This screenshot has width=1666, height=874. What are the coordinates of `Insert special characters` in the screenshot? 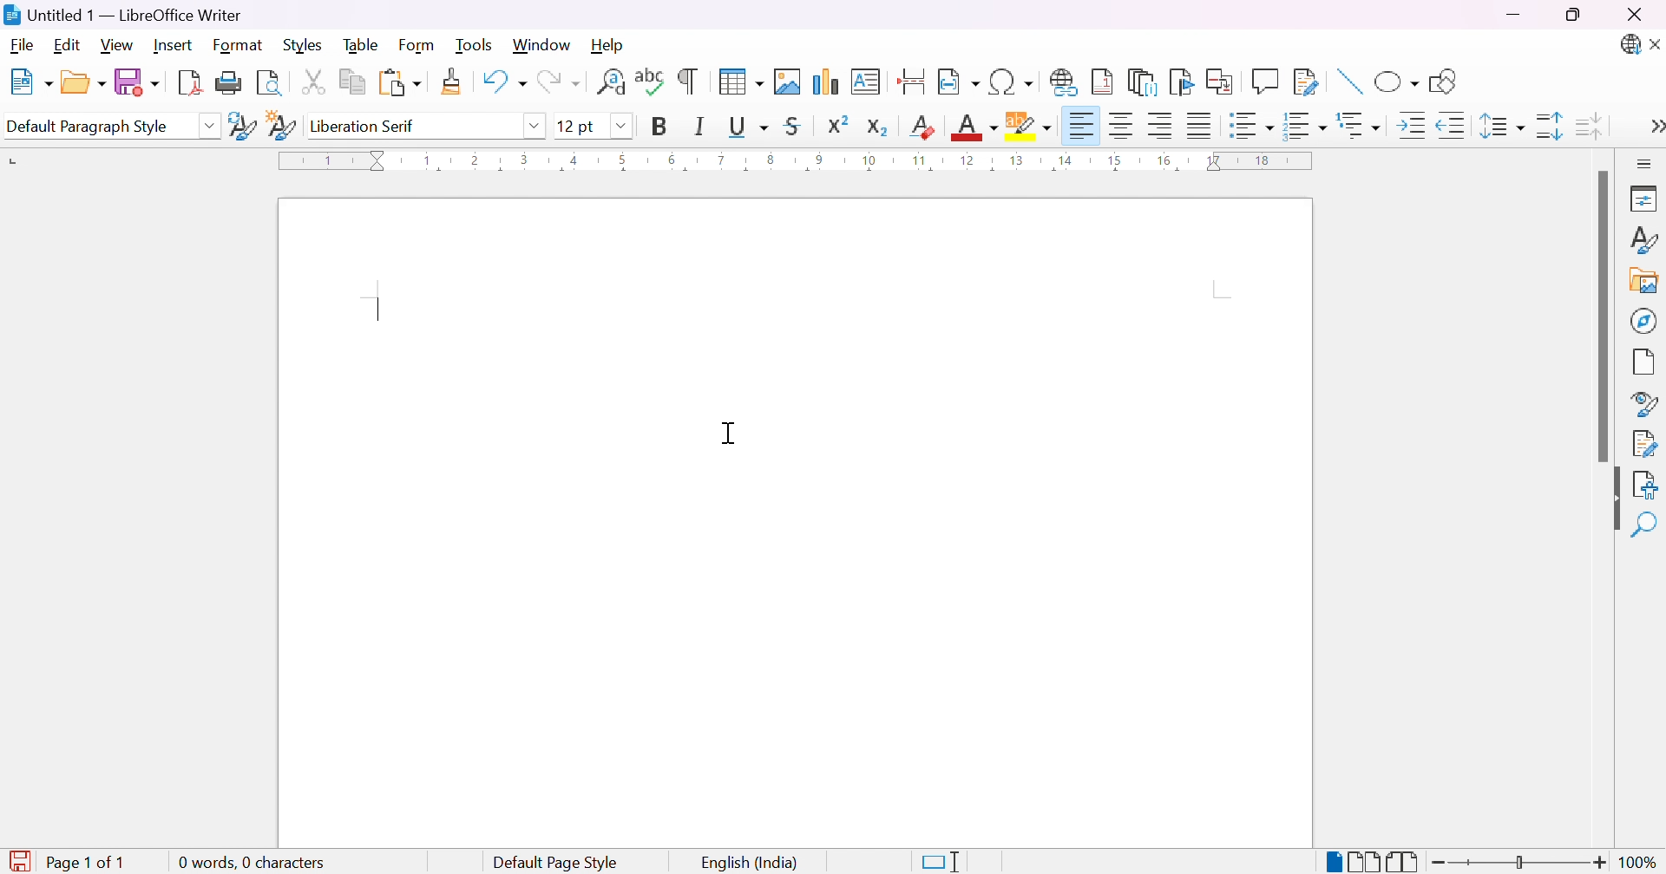 It's located at (1013, 82).